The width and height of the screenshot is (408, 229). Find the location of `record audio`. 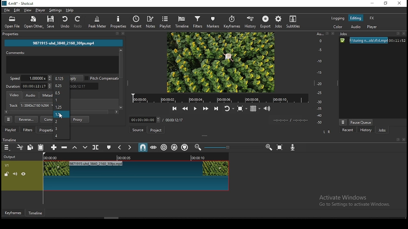

record audio is located at coordinates (294, 148).